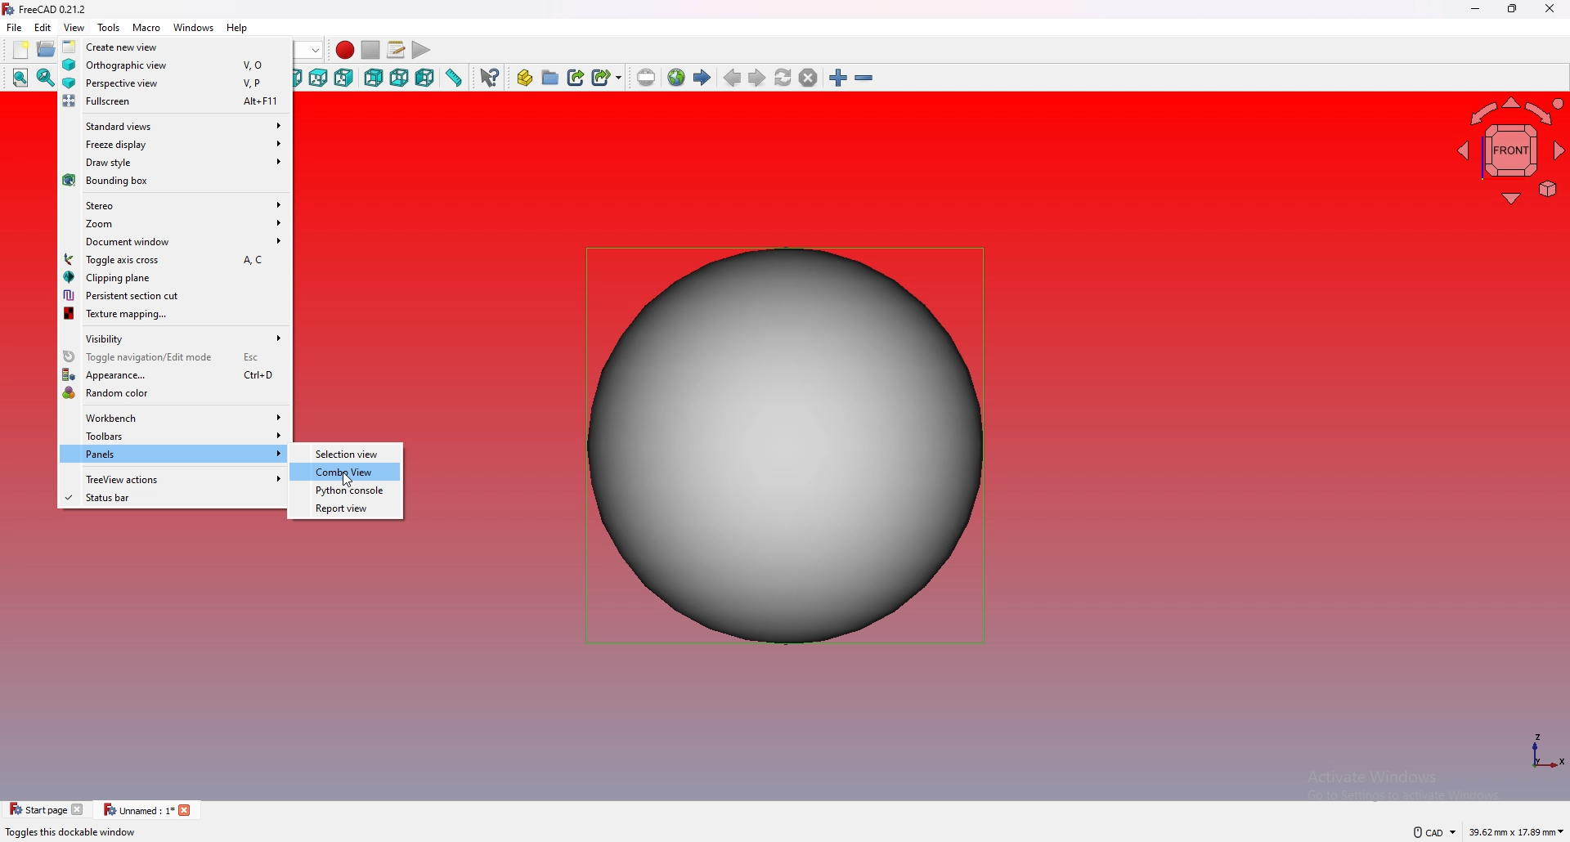 This screenshot has height=842, width=1570. What do you see at coordinates (174, 295) in the screenshot?
I see `persistent section cut` at bounding box center [174, 295].